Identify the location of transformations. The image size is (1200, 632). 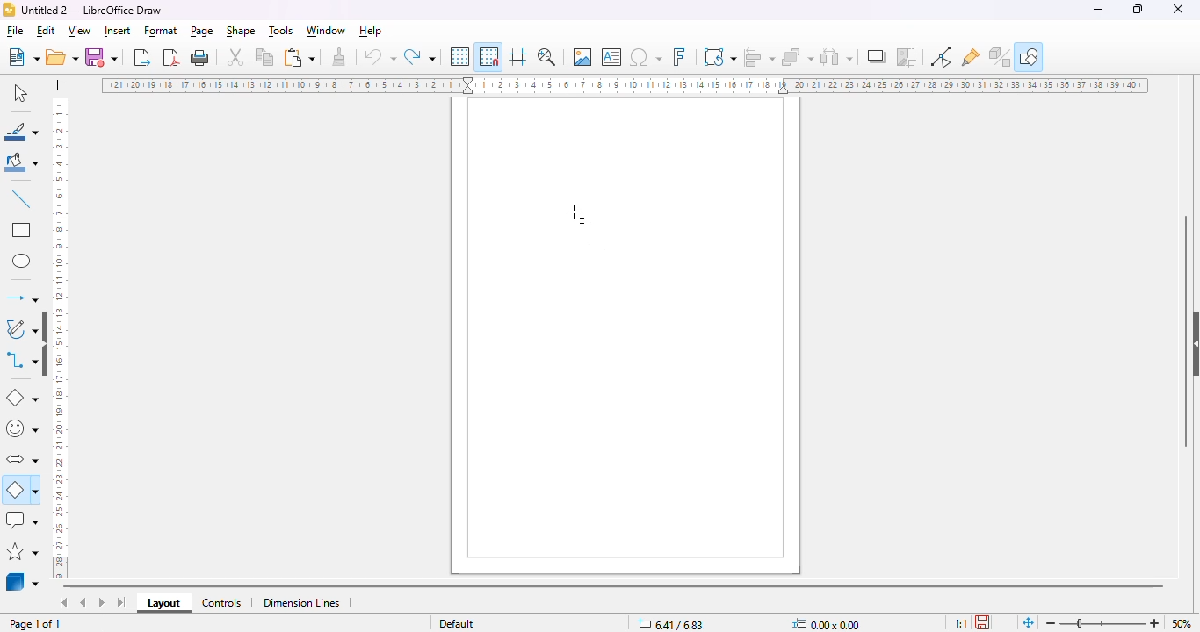
(719, 57).